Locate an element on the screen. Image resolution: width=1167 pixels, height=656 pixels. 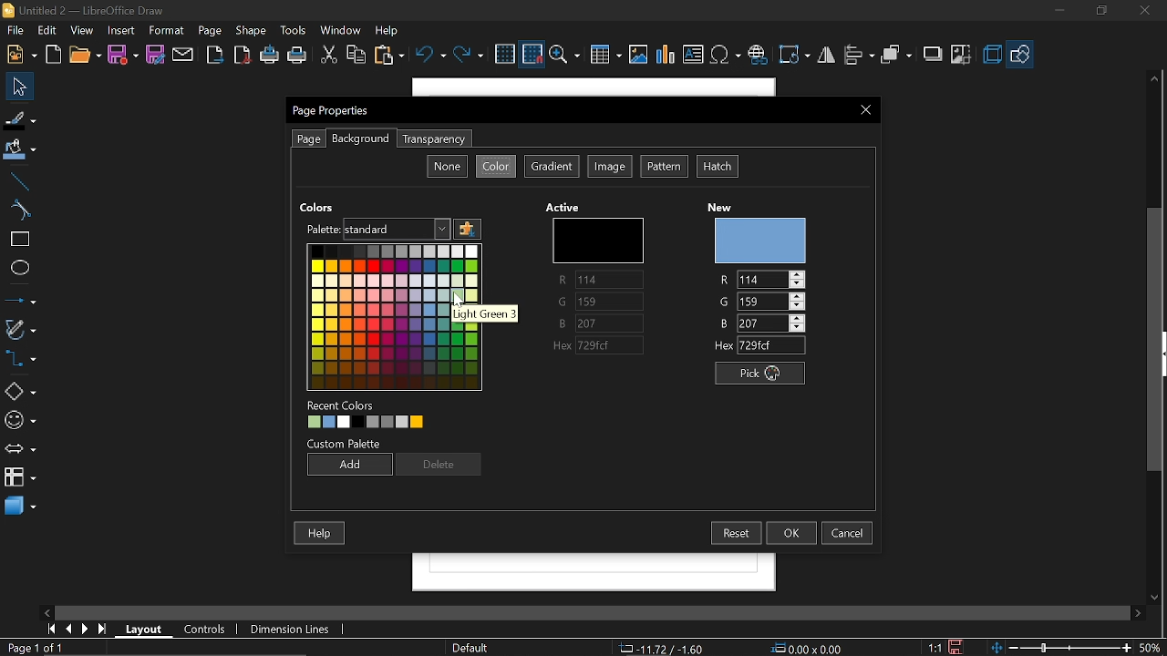
Colors is located at coordinates (318, 206).